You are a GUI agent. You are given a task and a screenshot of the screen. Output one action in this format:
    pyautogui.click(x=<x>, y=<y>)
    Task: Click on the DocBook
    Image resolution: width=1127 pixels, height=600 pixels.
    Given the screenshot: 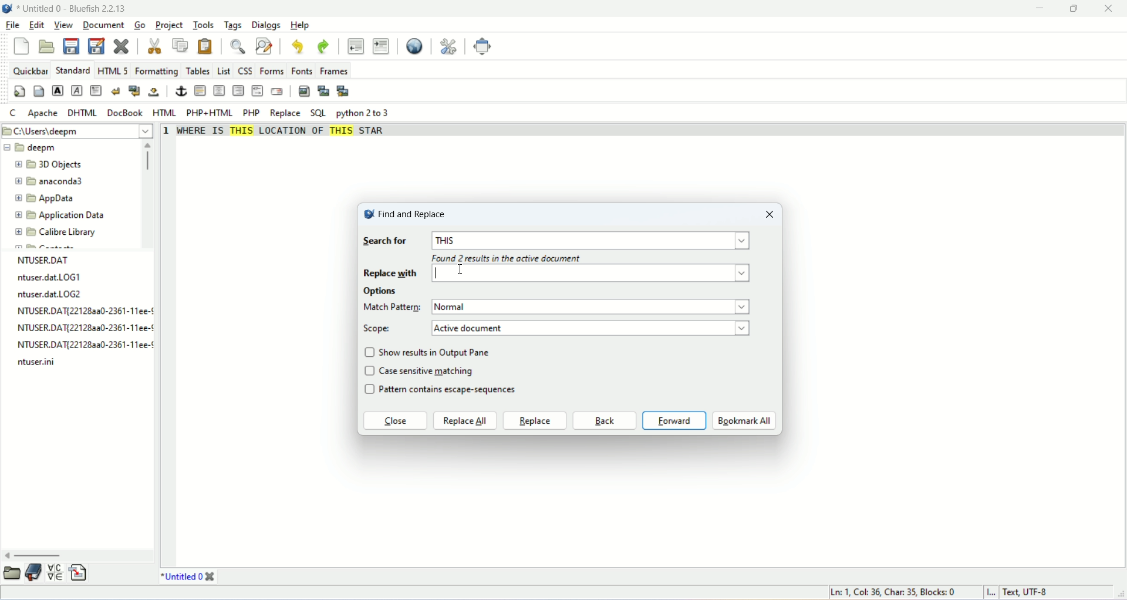 What is the action you would take?
    pyautogui.click(x=126, y=112)
    